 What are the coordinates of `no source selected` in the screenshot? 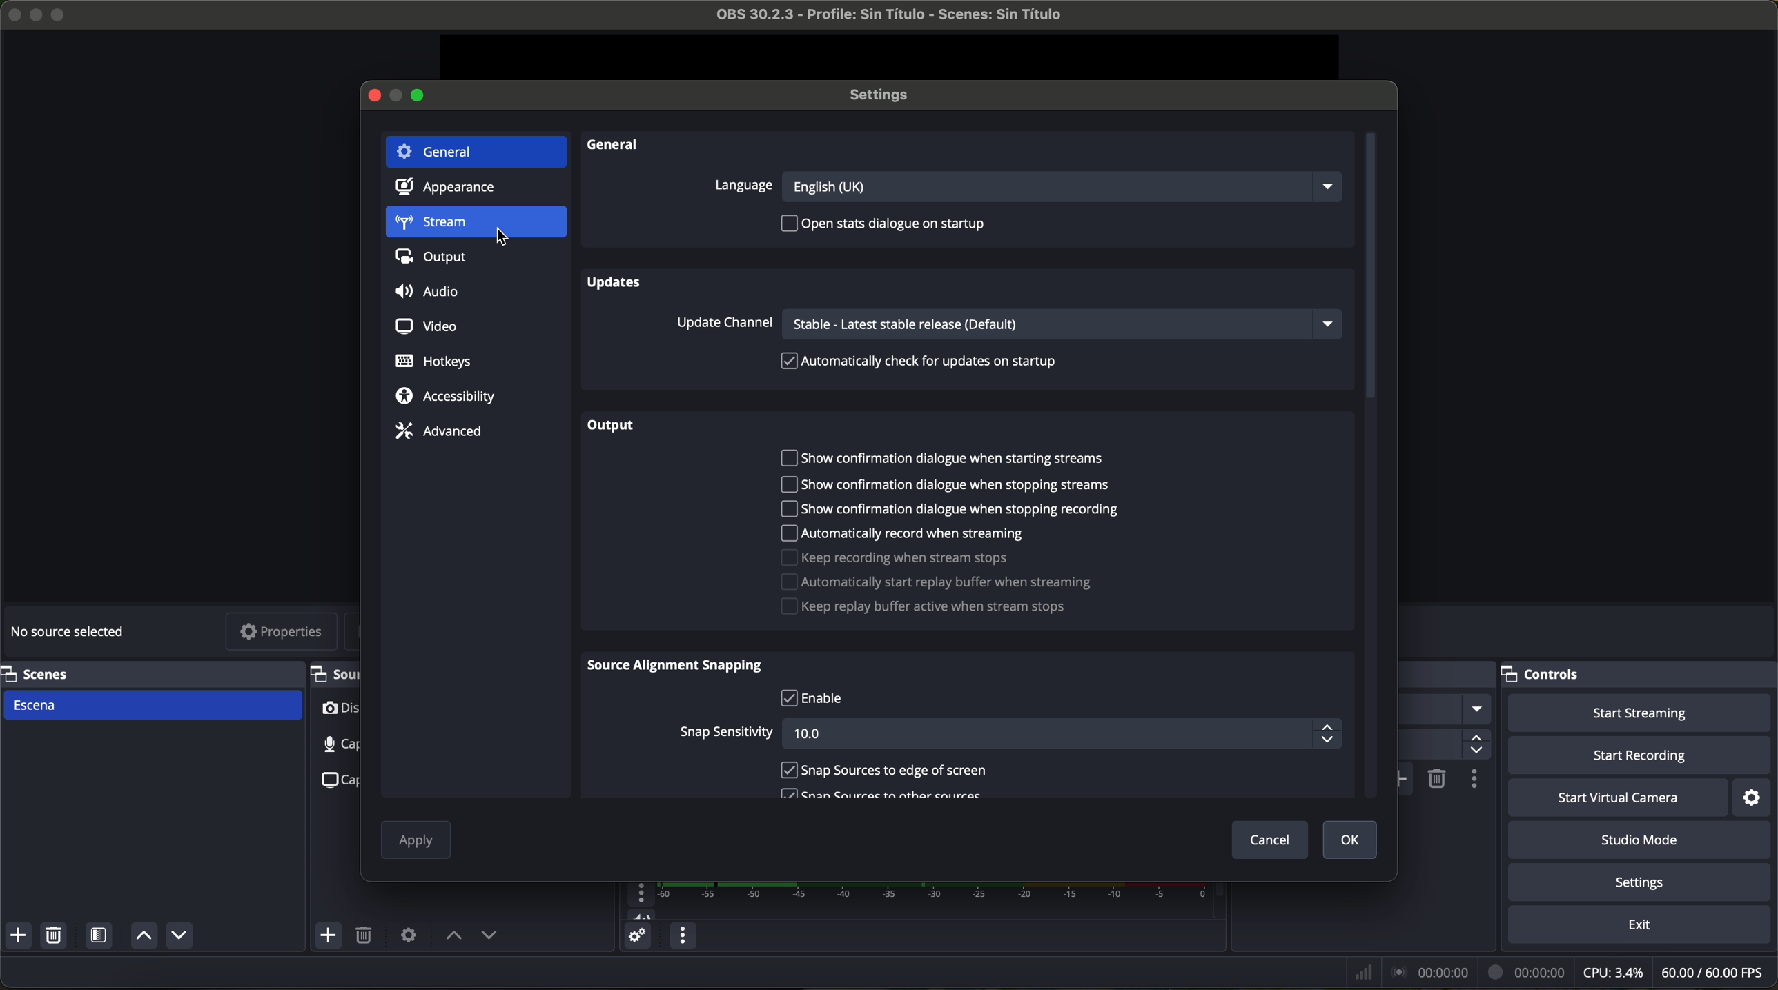 It's located at (72, 629).